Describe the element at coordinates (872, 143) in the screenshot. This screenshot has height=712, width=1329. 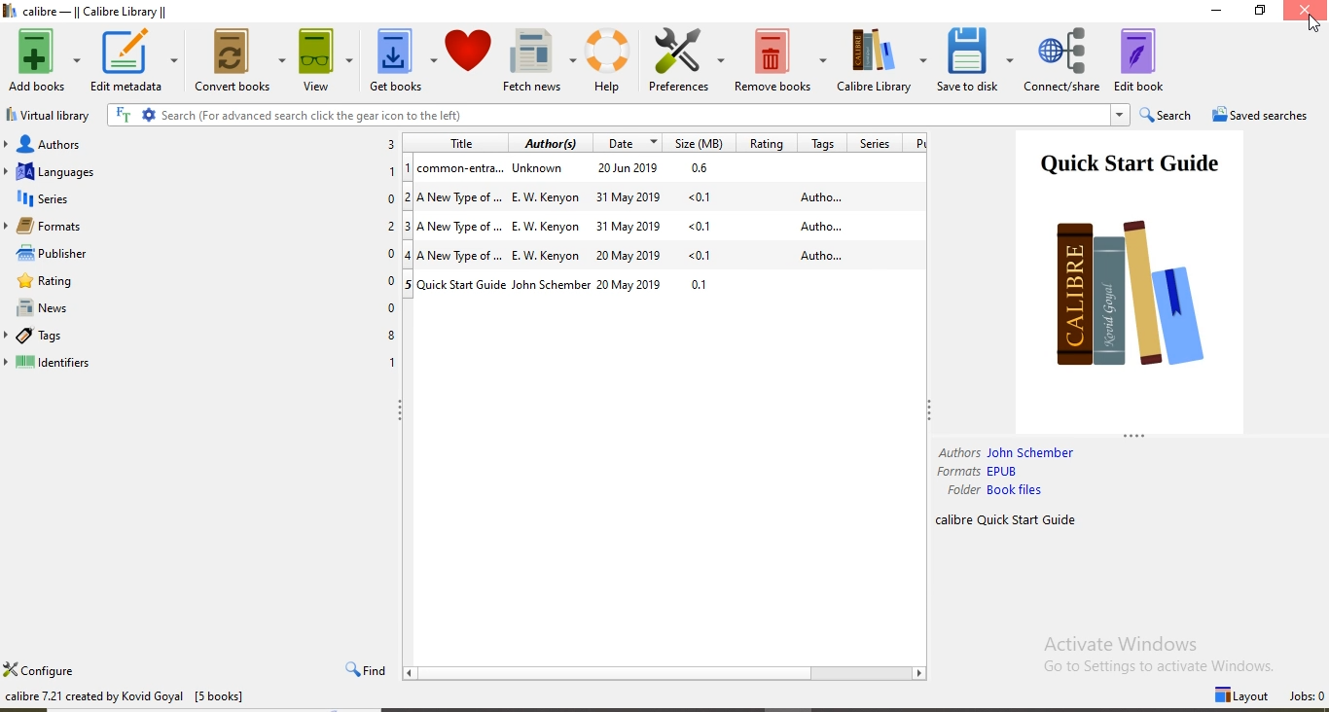
I see `Series` at that location.